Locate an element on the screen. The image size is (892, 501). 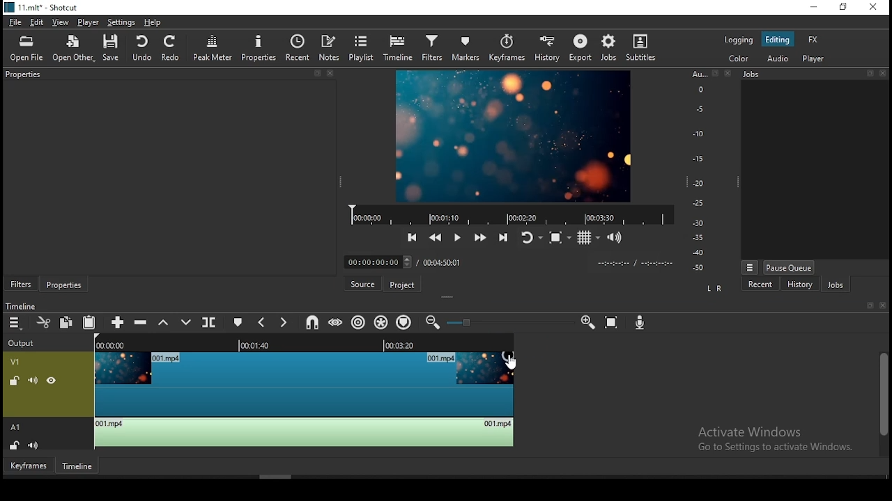
create/edit marker is located at coordinates (238, 322).